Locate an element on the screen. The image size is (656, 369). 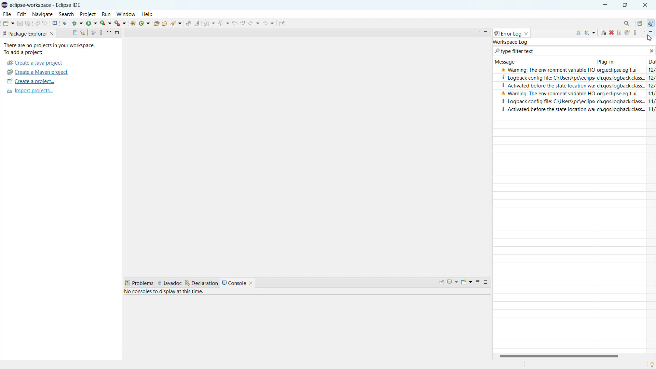
individual error logs is located at coordinates (574, 70).